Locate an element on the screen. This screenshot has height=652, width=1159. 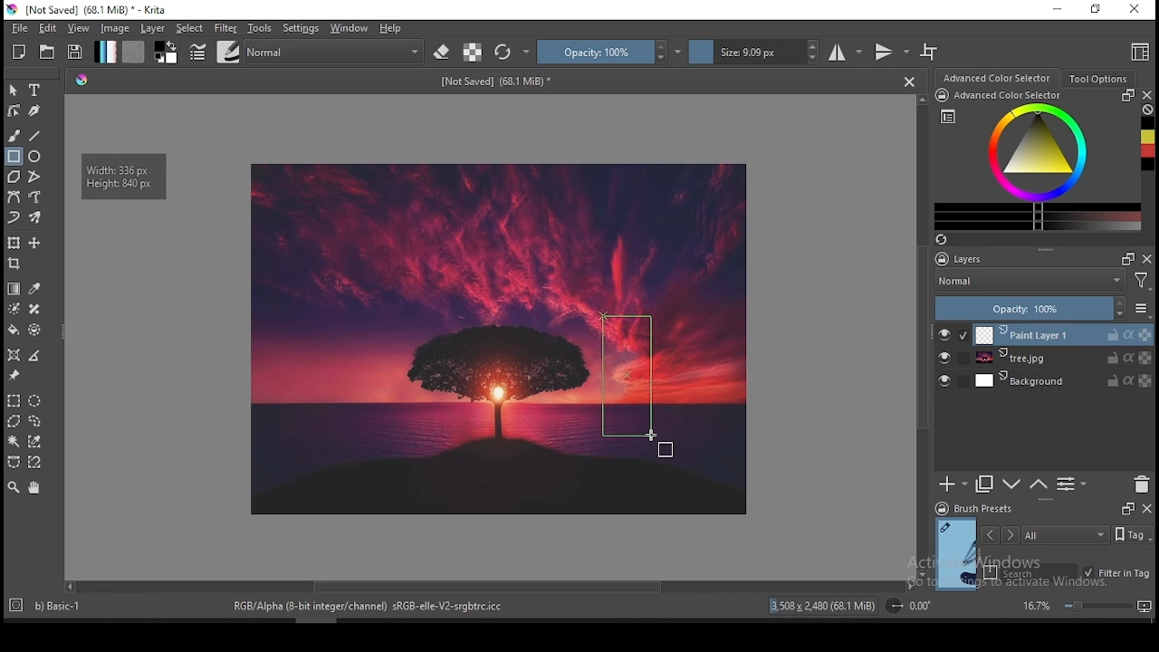
close window is located at coordinates (1134, 9).